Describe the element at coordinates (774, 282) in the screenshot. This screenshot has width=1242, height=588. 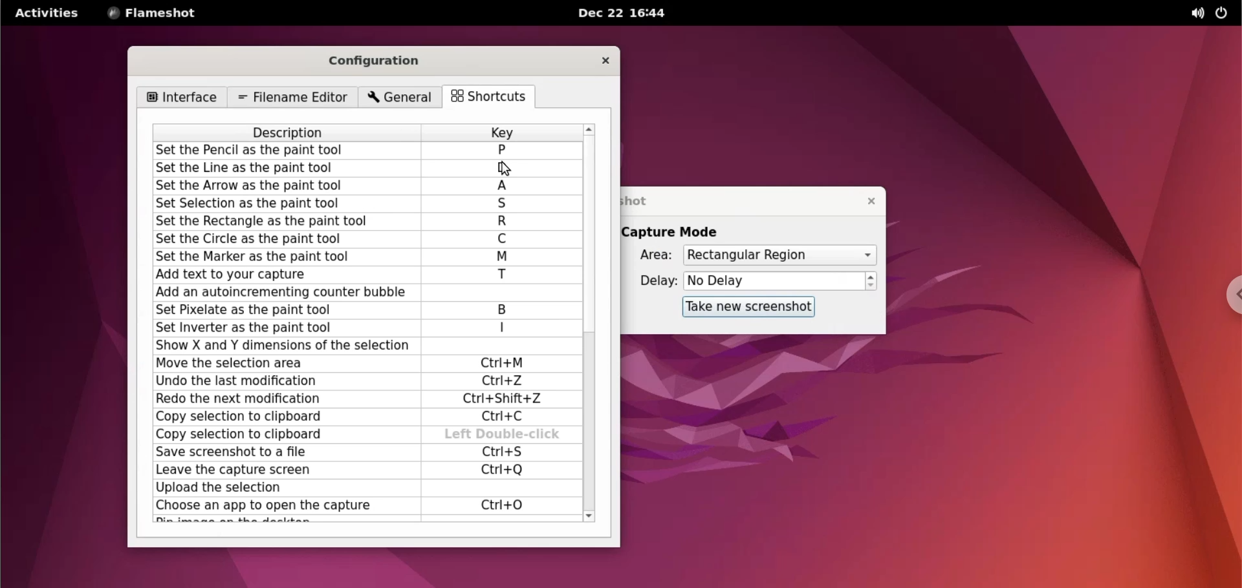
I see `delay time input box` at that location.